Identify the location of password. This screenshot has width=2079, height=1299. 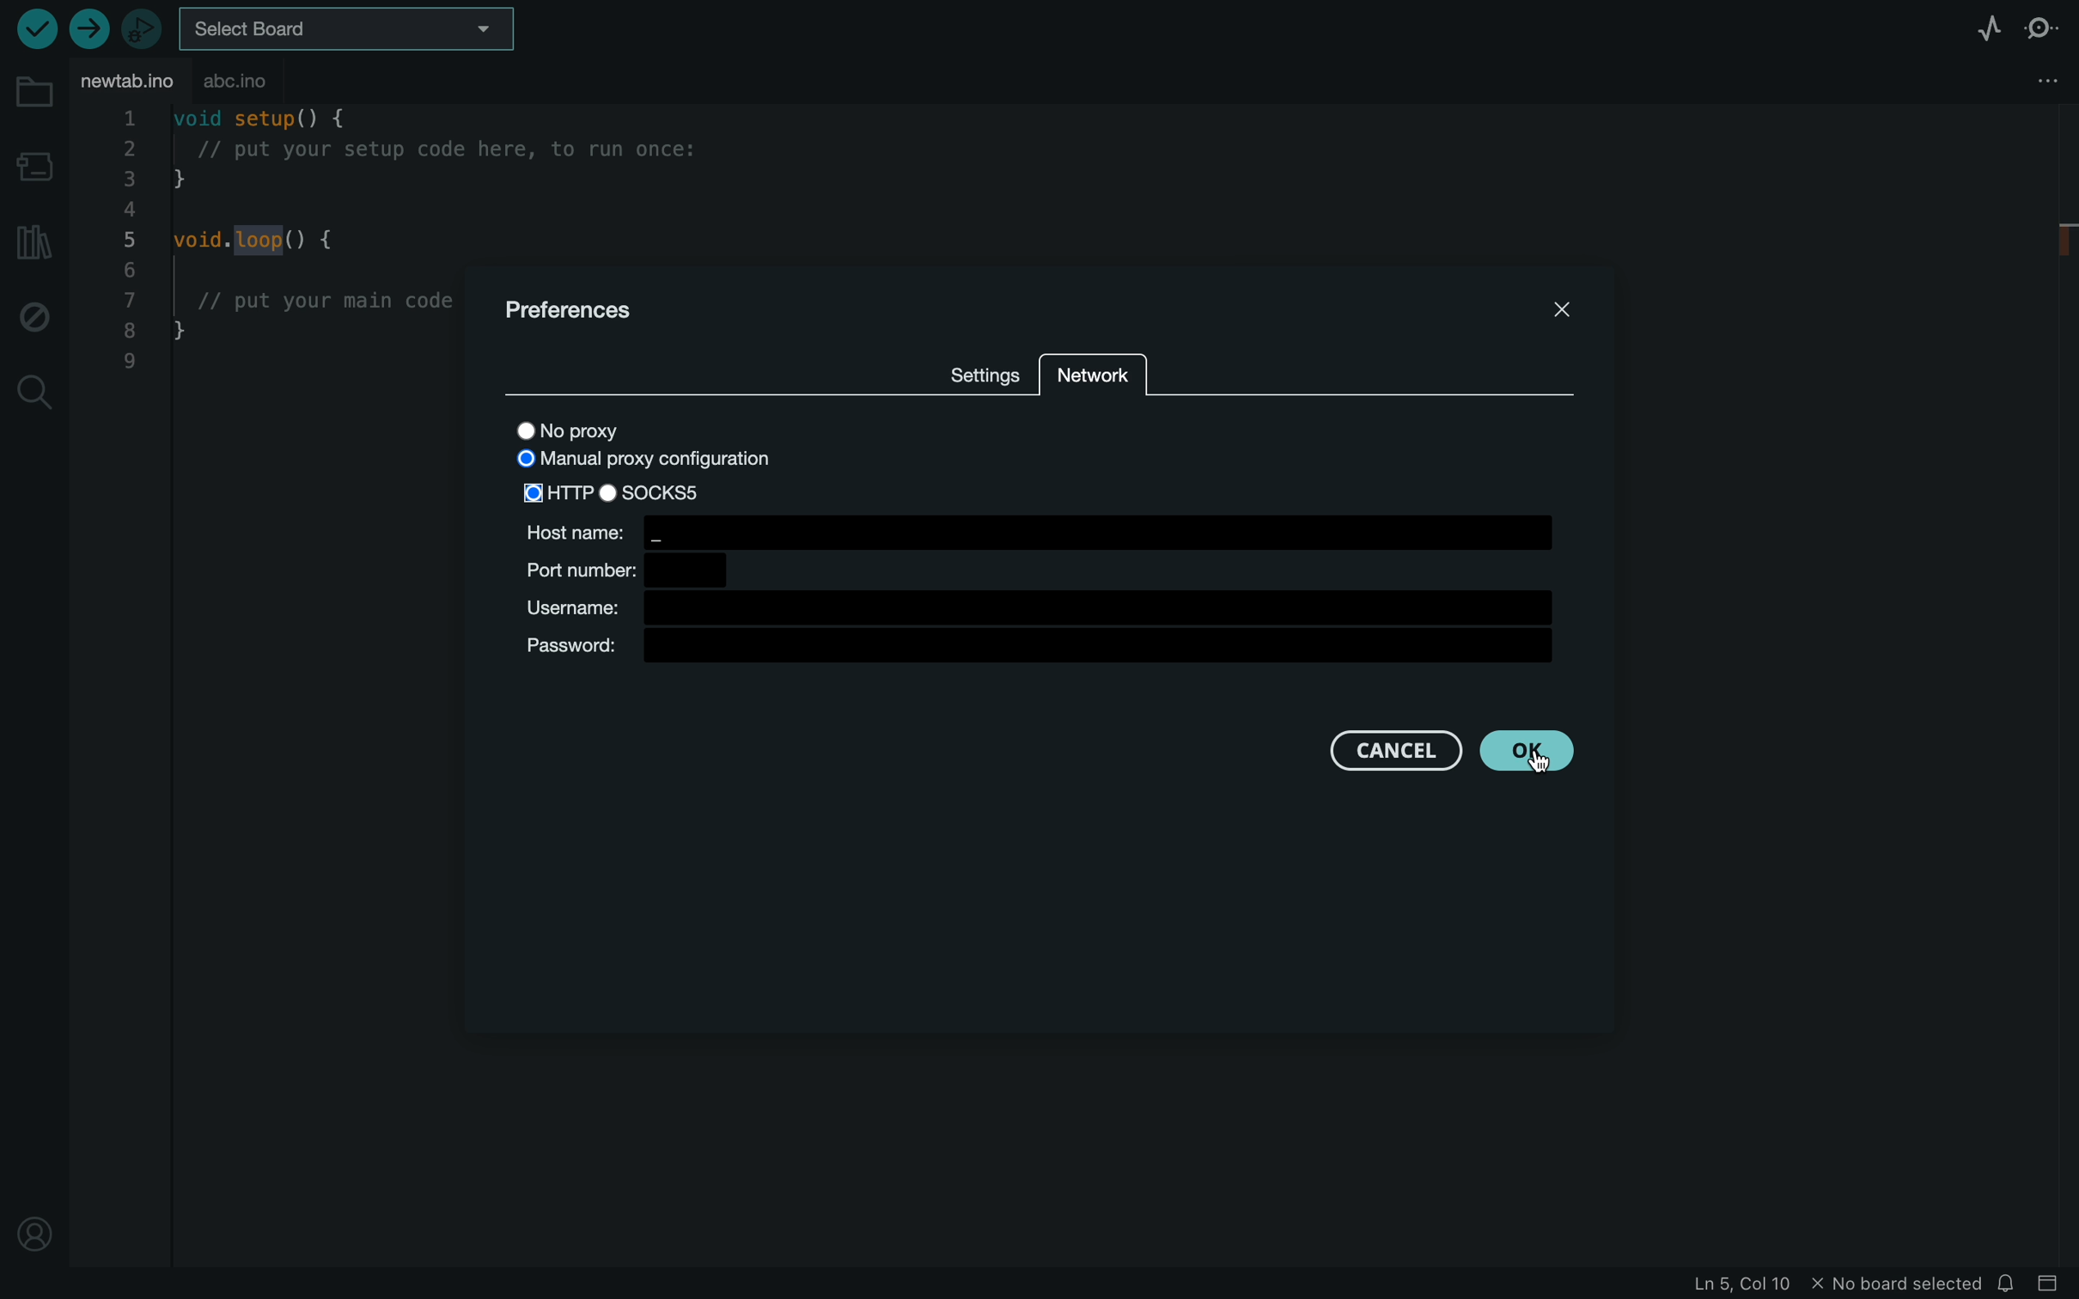
(1046, 649).